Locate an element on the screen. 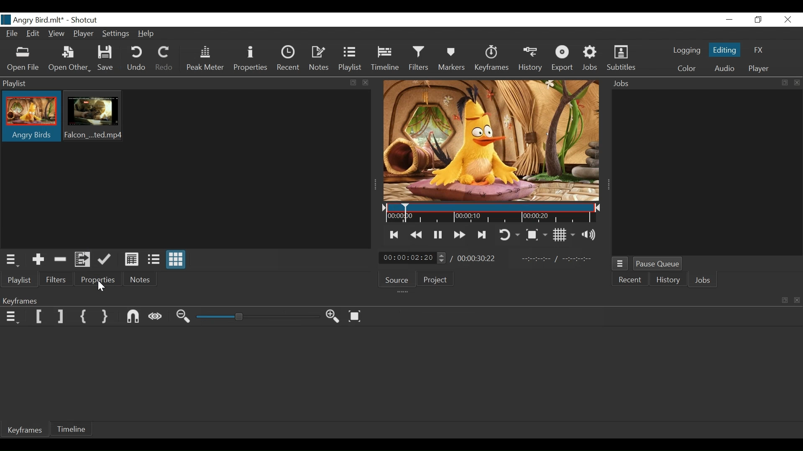 This screenshot has height=451, width=803. Media Viewer is located at coordinates (491, 140).